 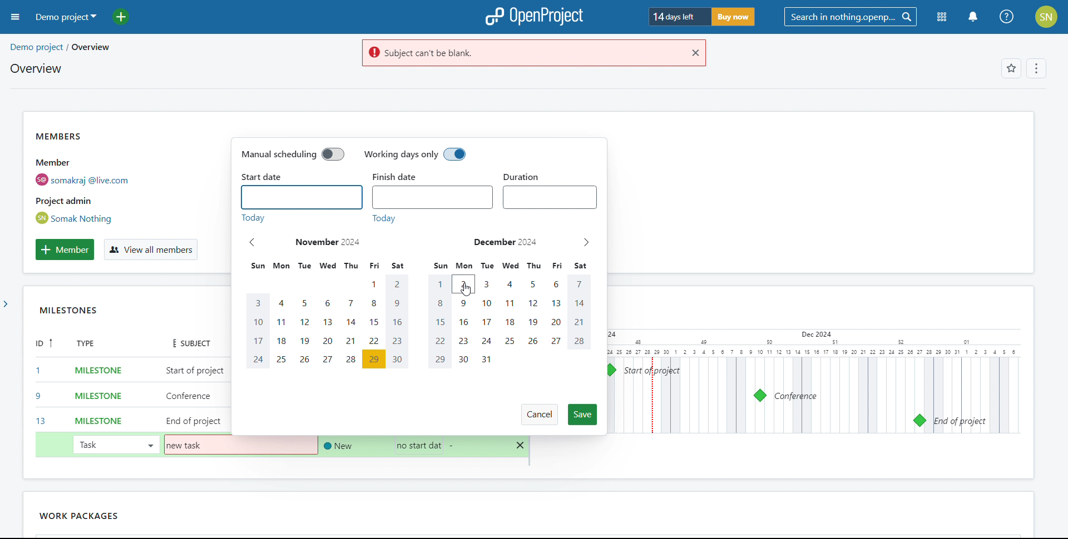 I want to click on open sidebar menu, so click(x=16, y=17).